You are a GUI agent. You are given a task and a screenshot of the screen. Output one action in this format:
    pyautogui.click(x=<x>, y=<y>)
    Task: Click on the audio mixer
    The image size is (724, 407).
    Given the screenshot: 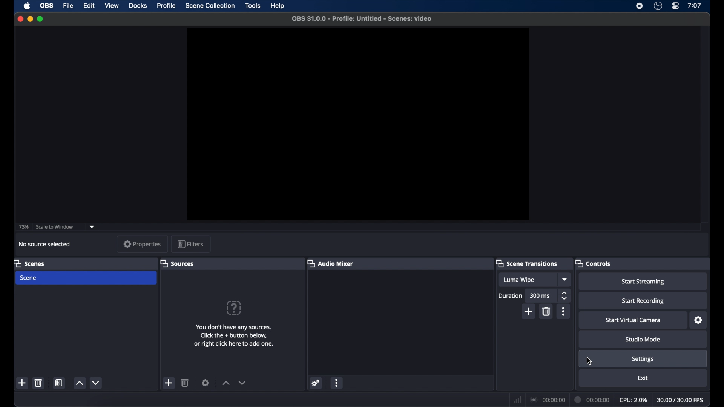 What is the action you would take?
    pyautogui.click(x=330, y=263)
    